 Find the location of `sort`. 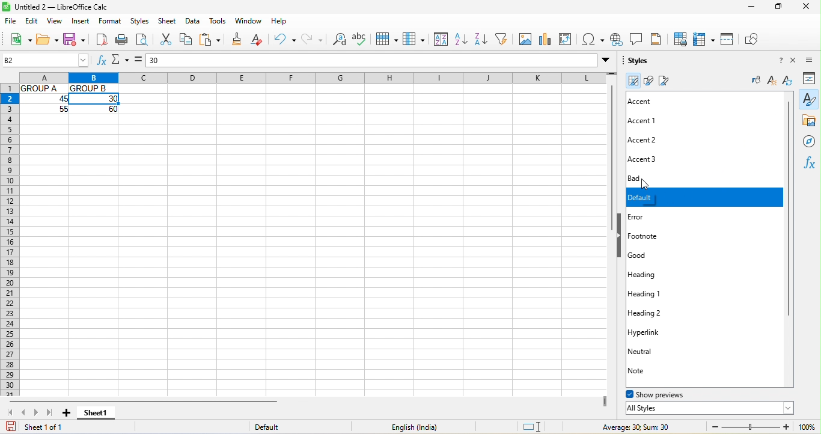

sort is located at coordinates (439, 40).